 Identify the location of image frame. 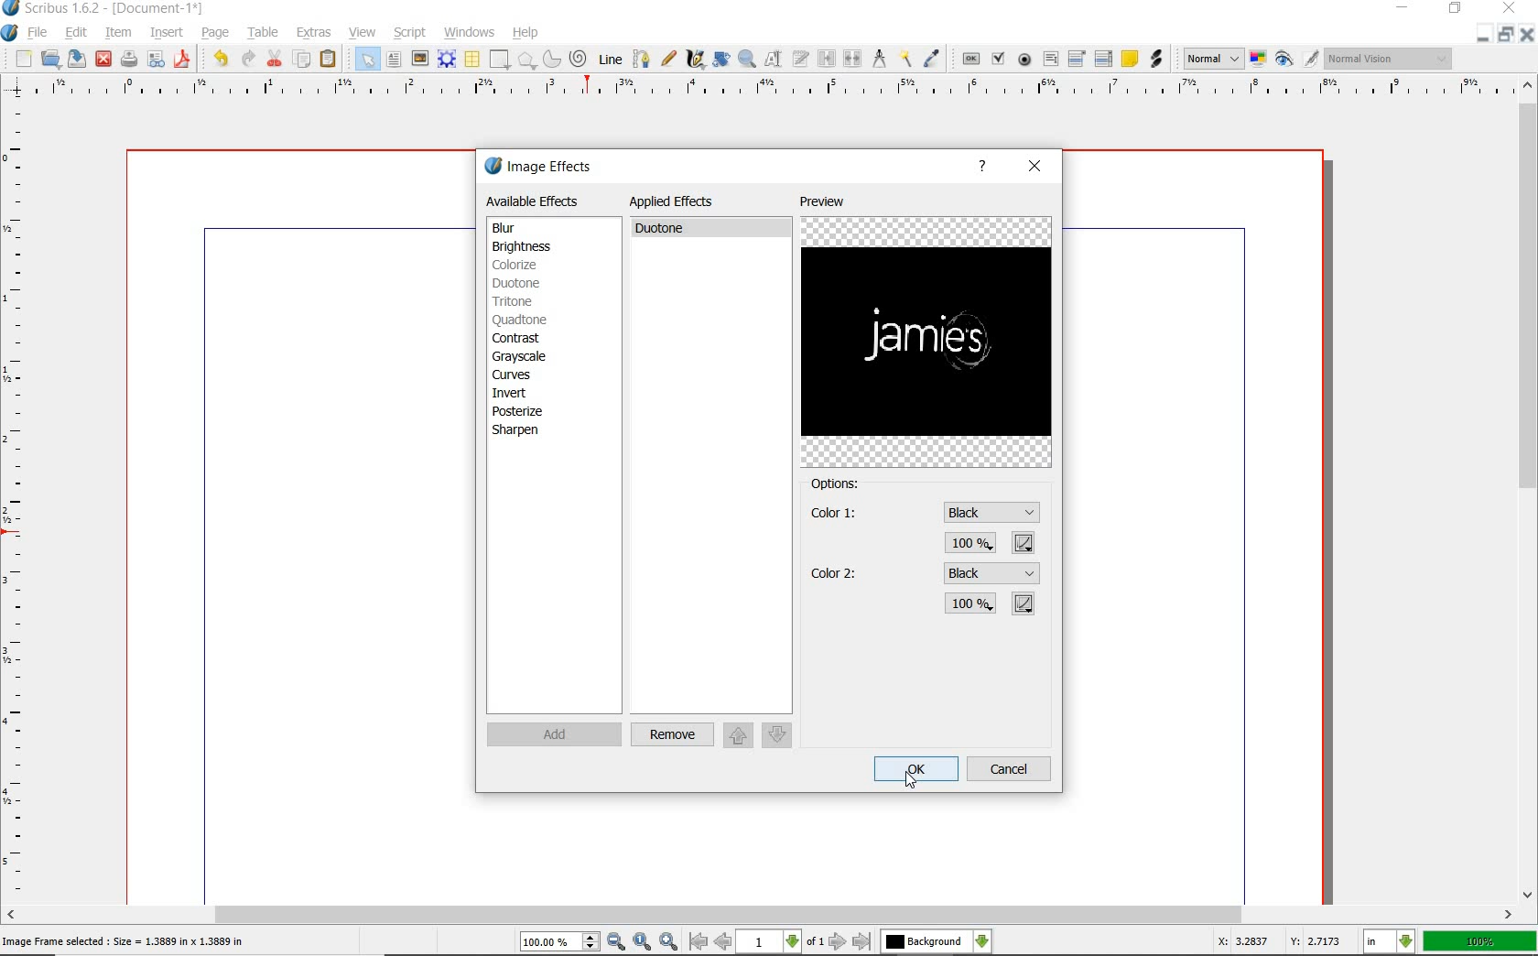
(419, 59).